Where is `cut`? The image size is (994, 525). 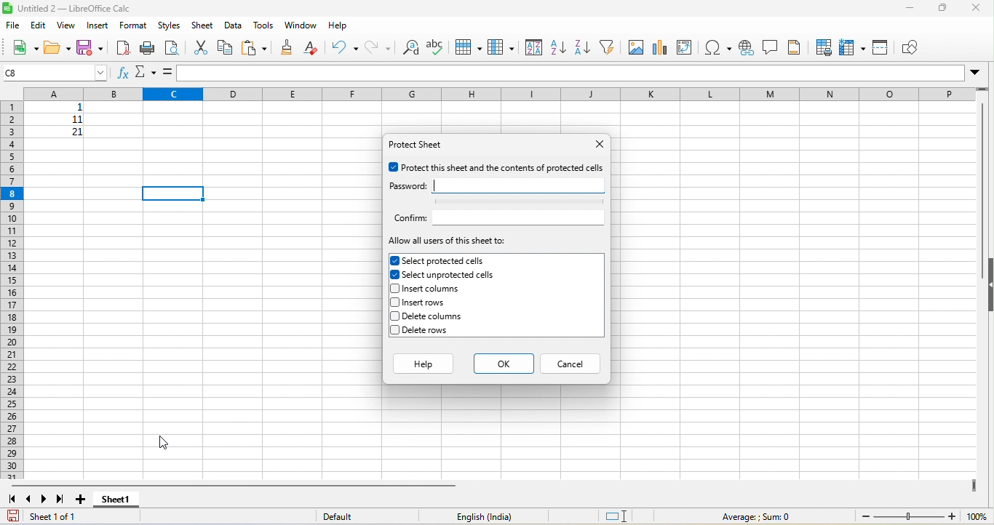 cut is located at coordinates (202, 48).